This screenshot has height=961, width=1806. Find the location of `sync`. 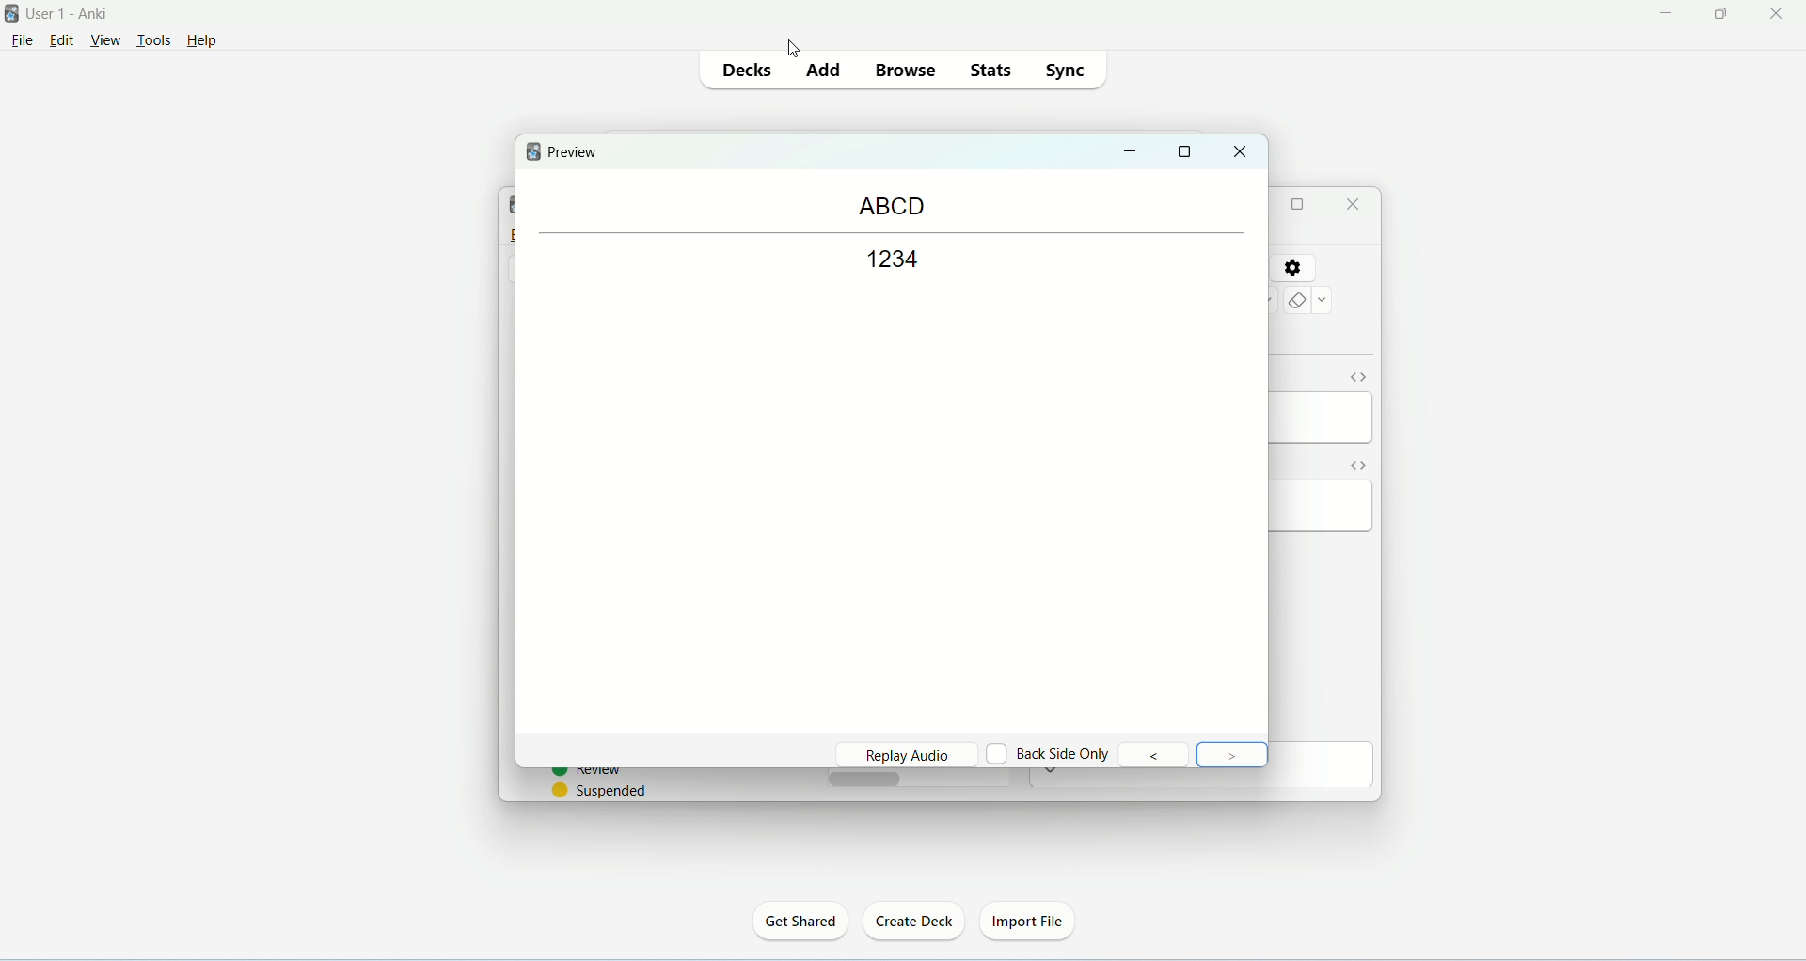

sync is located at coordinates (1069, 71).